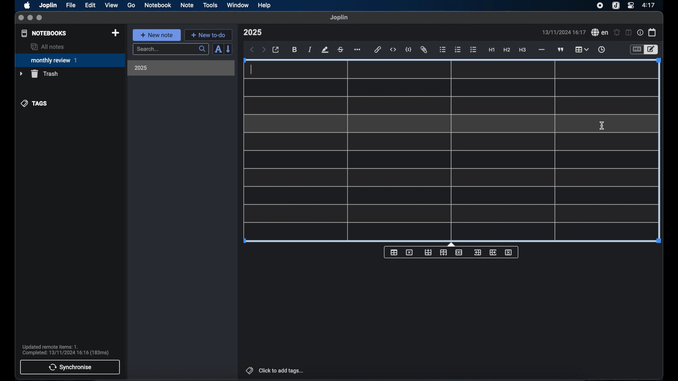 The image size is (678, 381). What do you see at coordinates (564, 32) in the screenshot?
I see `date` at bounding box center [564, 32].